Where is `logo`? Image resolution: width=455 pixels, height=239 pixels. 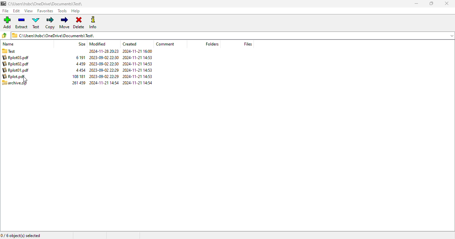 logo is located at coordinates (3, 3).